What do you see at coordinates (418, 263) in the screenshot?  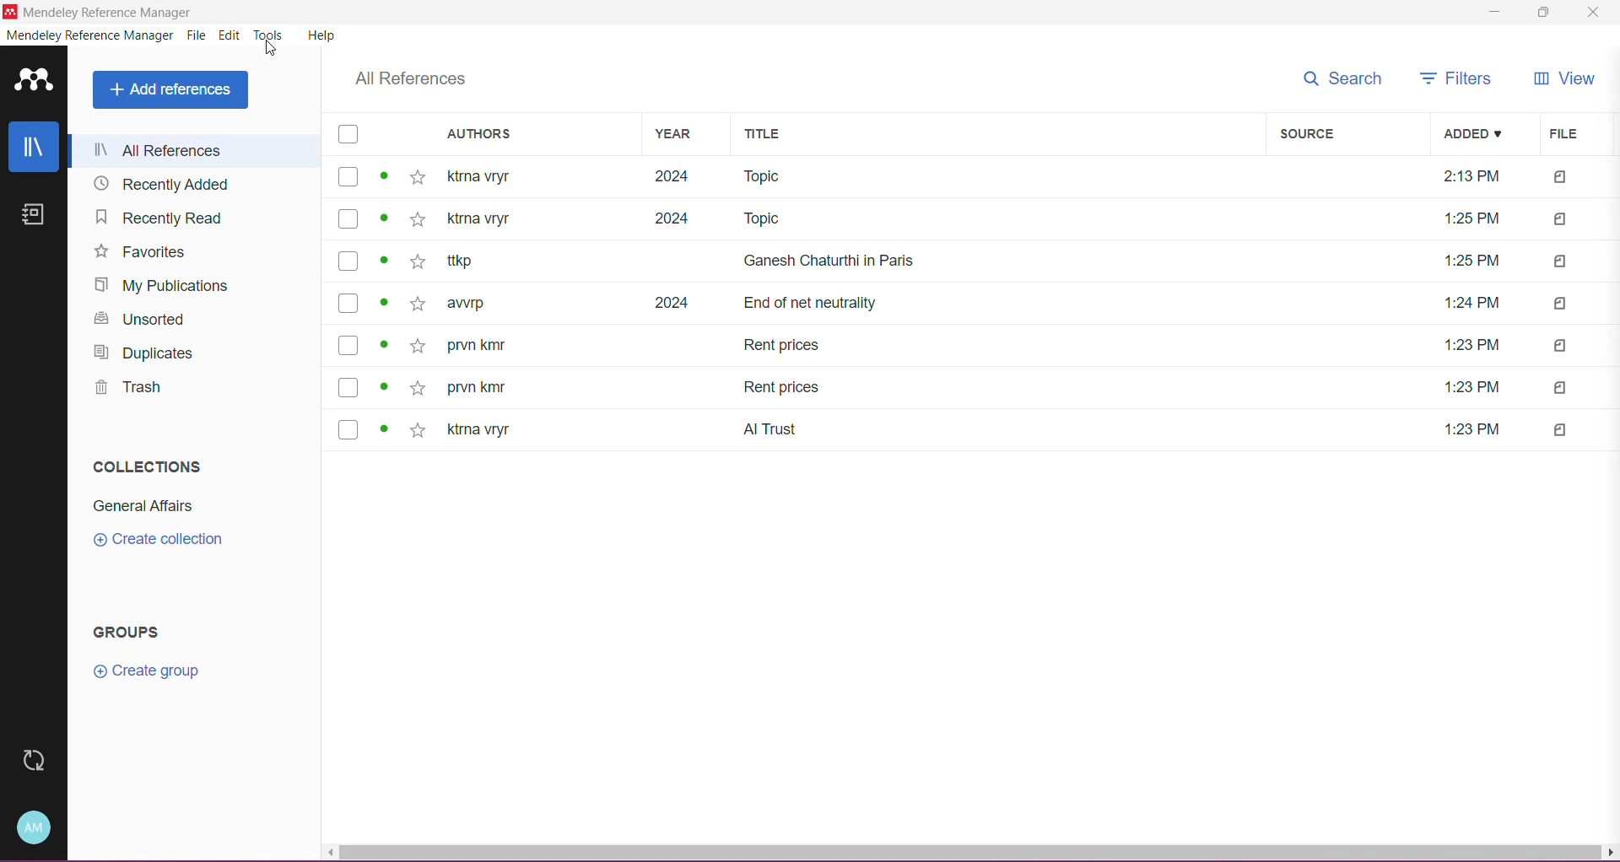 I see `favourite` at bounding box center [418, 263].